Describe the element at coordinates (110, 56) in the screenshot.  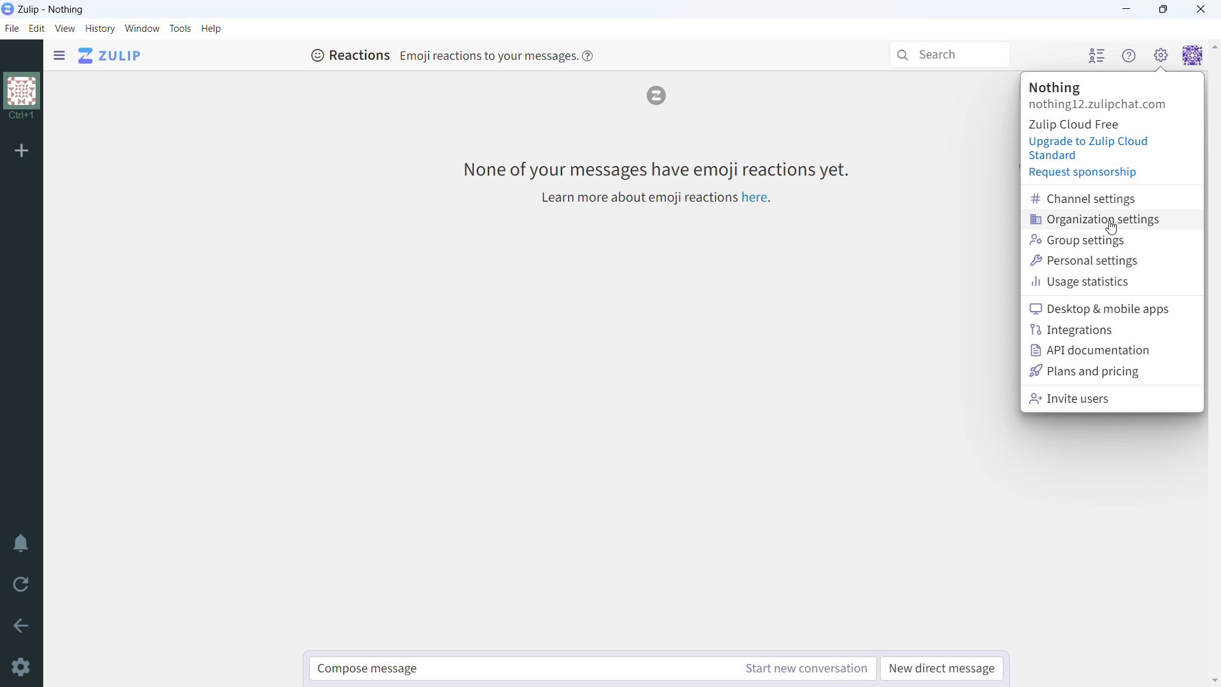
I see `go to home view` at that location.